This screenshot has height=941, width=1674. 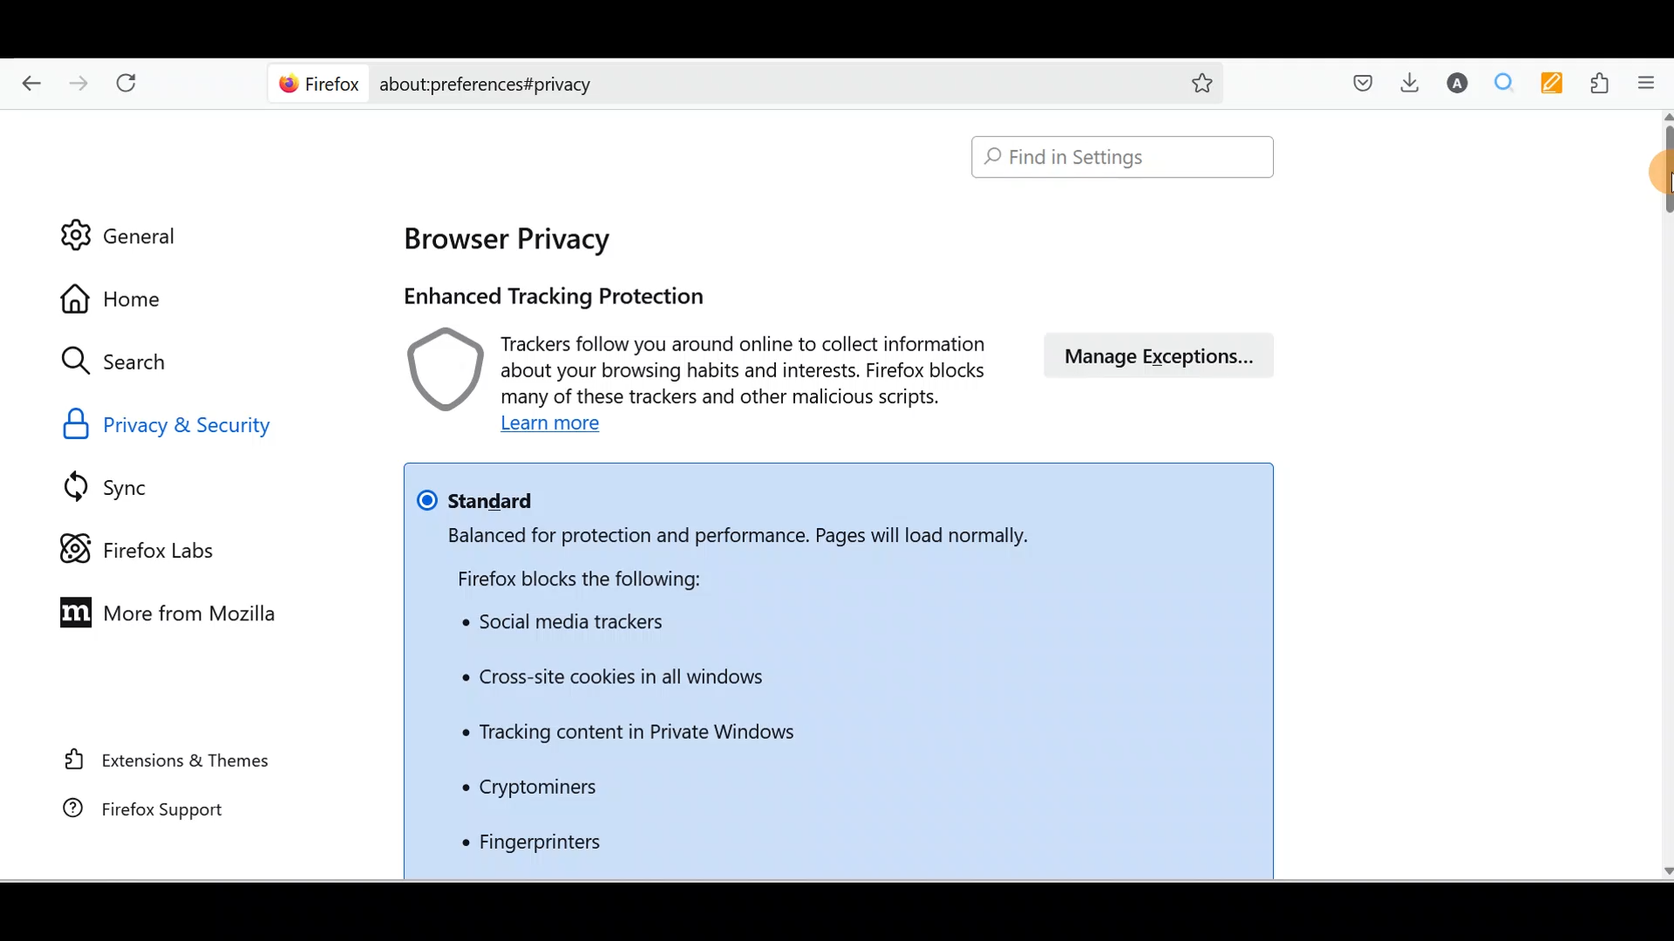 What do you see at coordinates (80, 81) in the screenshot?
I see `Go forward one page` at bounding box center [80, 81].